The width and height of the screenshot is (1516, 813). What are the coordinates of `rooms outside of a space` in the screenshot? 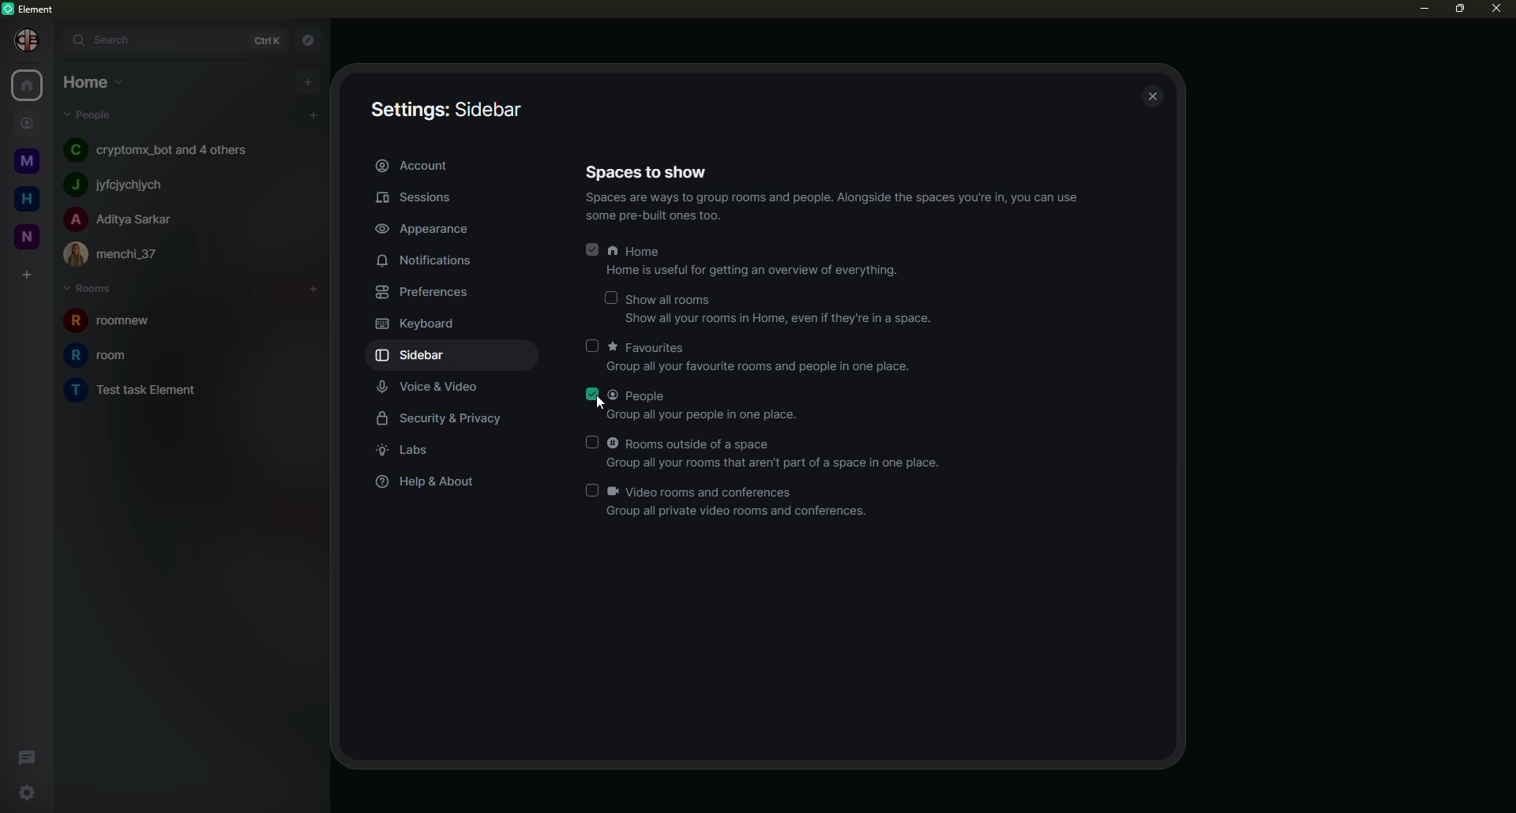 It's located at (779, 452).